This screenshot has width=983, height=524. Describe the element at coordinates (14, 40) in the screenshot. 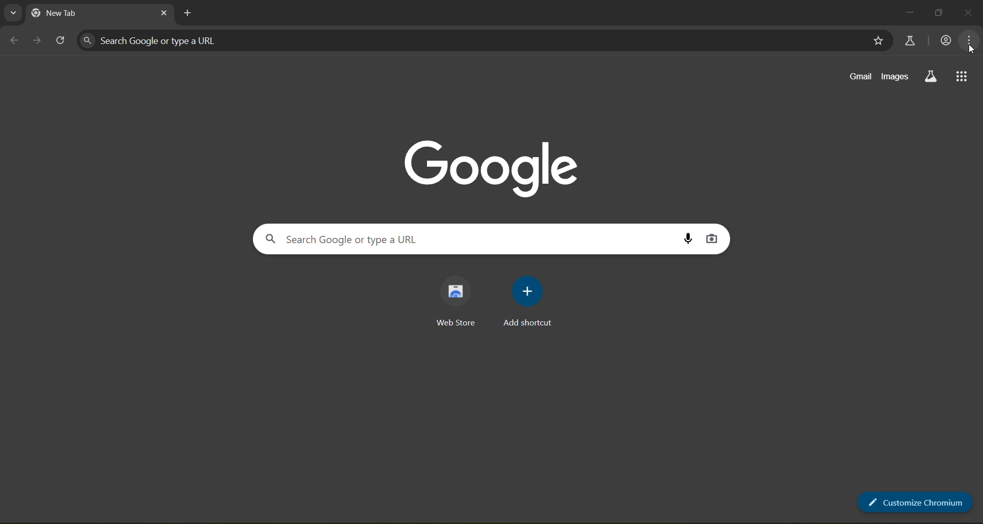

I see `go back one page` at that location.